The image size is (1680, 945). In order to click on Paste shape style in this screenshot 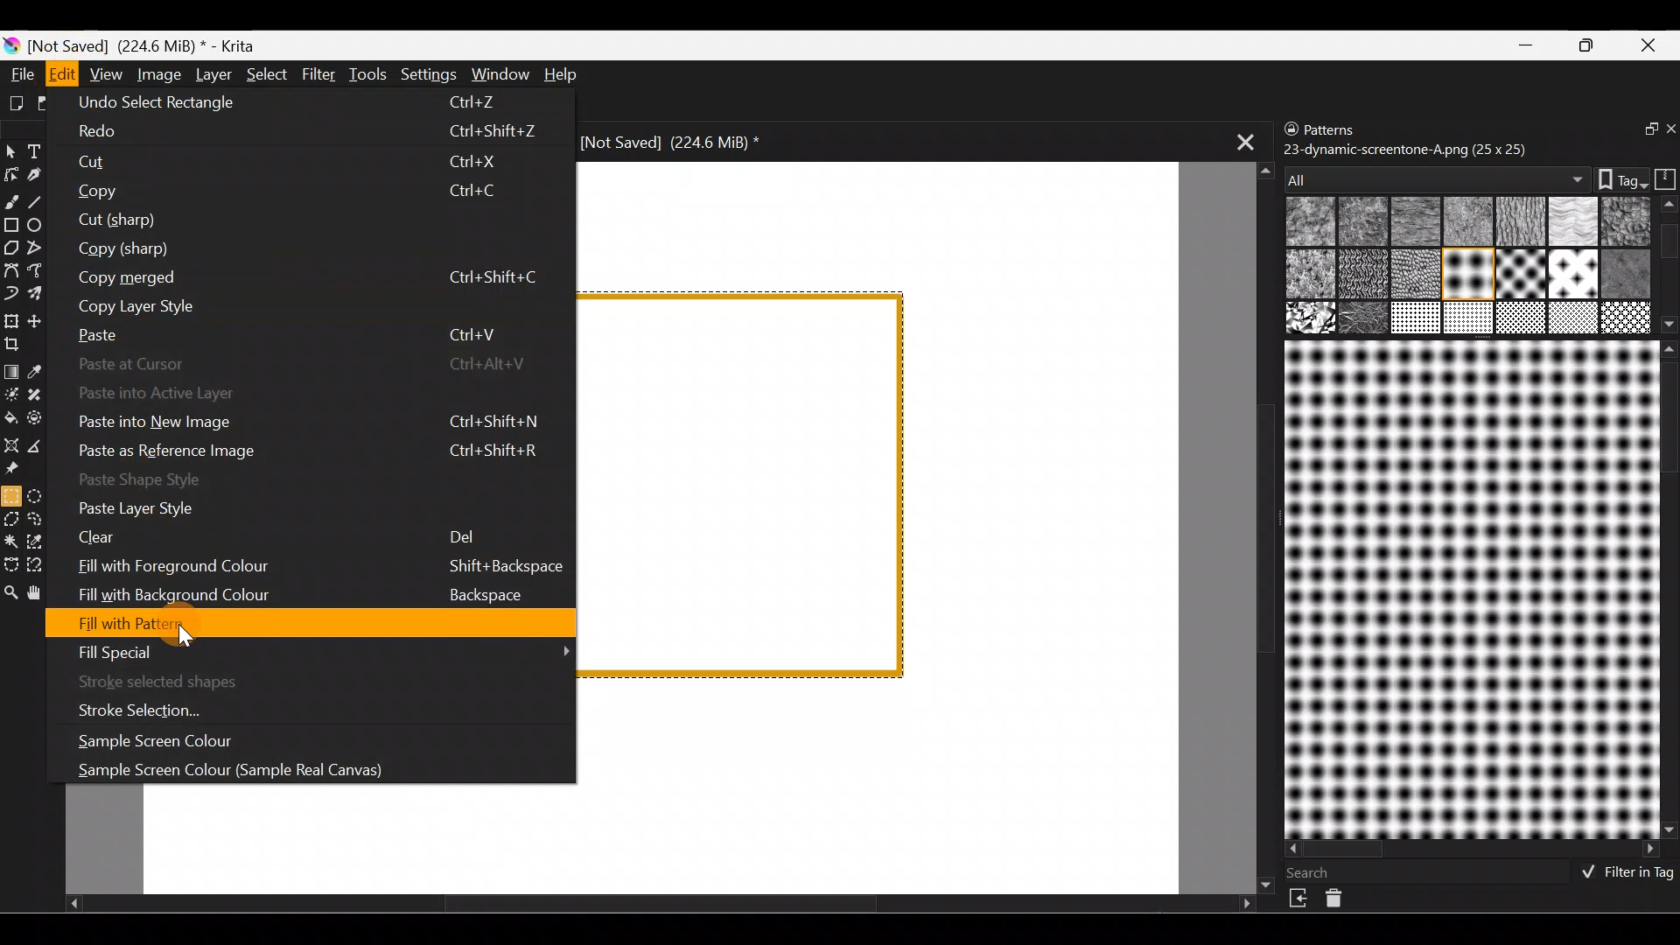, I will do `click(309, 482)`.